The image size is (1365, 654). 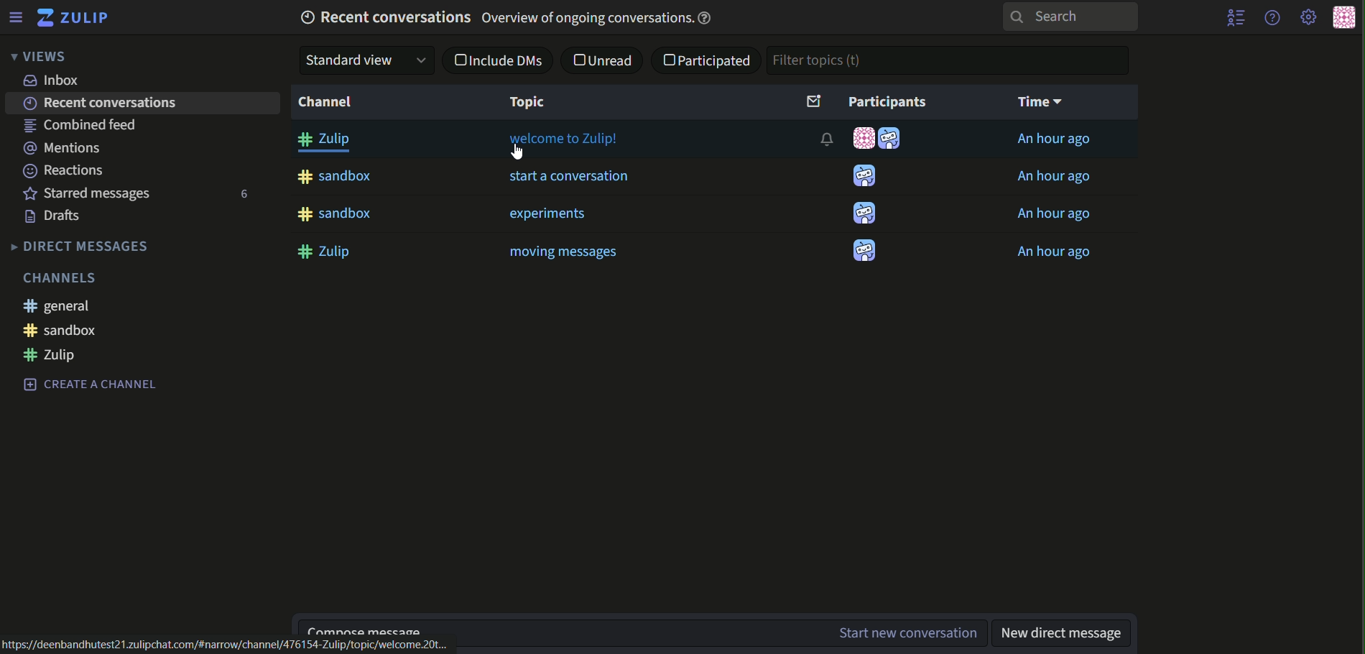 I want to click on text, so click(x=1064, y=631).